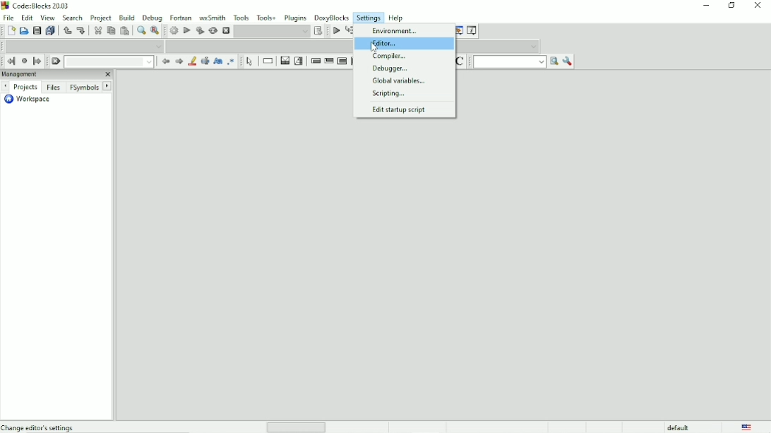 The height and width of the screenshot is (433, 771). What do you see at coordinates (399, 81) in the screenshot?
I see `Global variables` at bounding box center [399, 81].